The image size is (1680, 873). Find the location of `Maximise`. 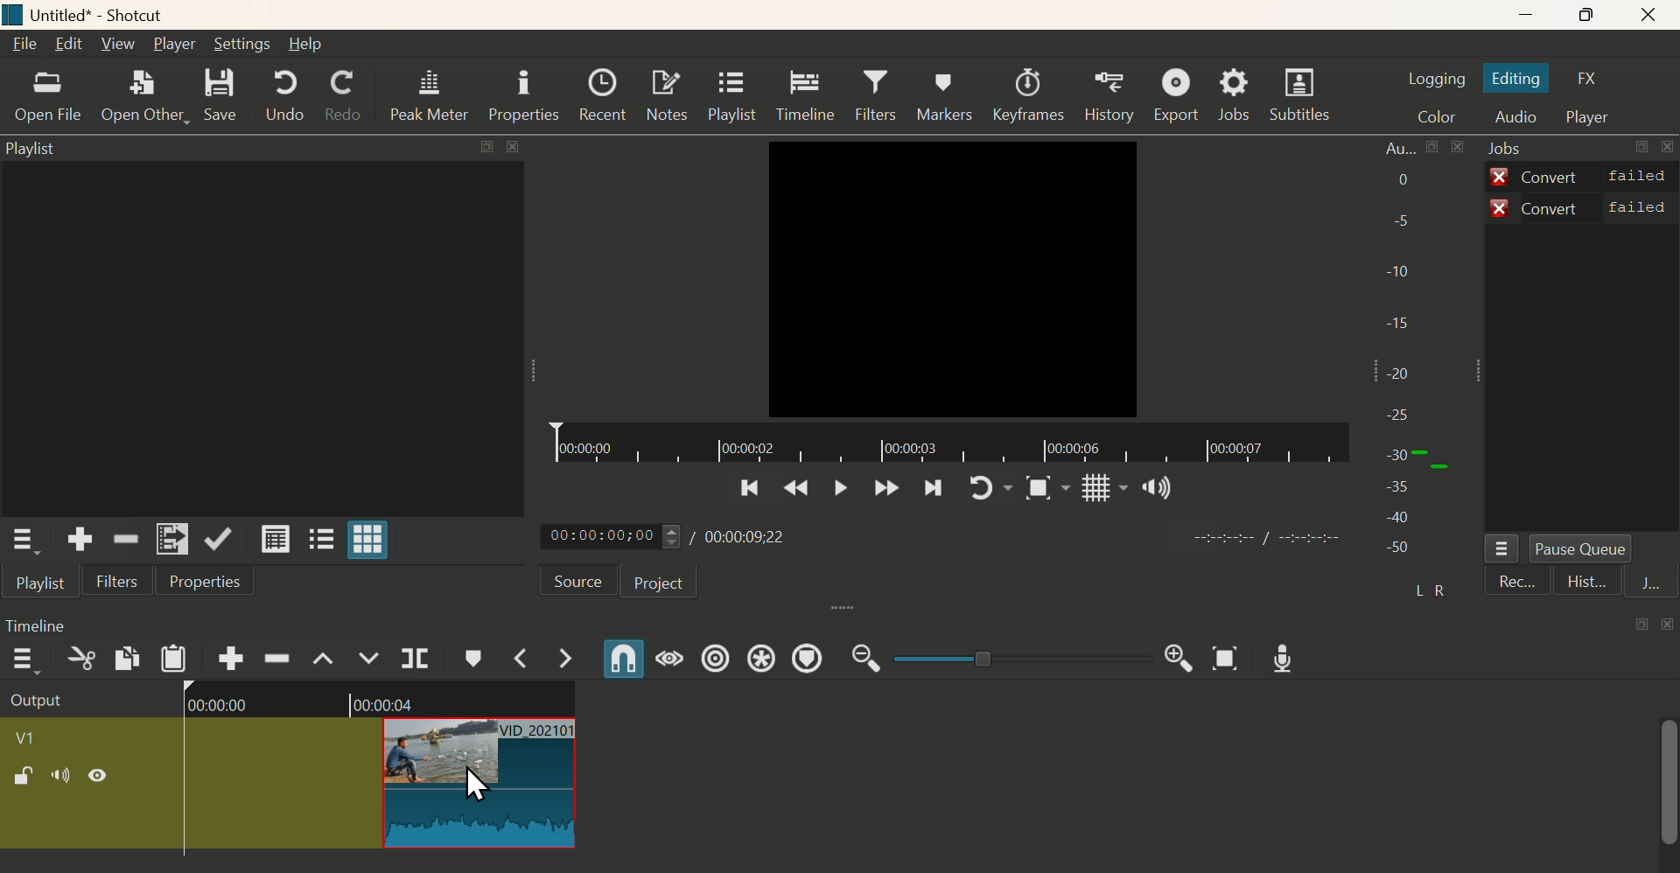

Maximise is located at coordinates (1594, 16).